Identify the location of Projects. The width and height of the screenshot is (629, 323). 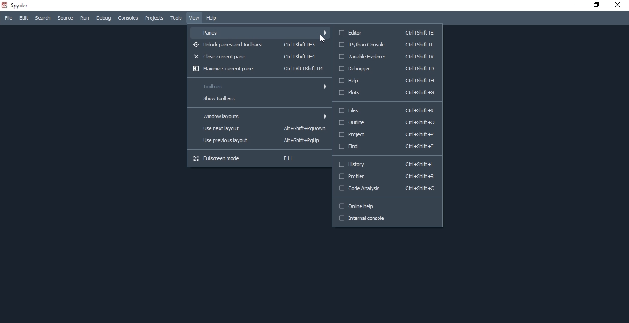
(154, 17).